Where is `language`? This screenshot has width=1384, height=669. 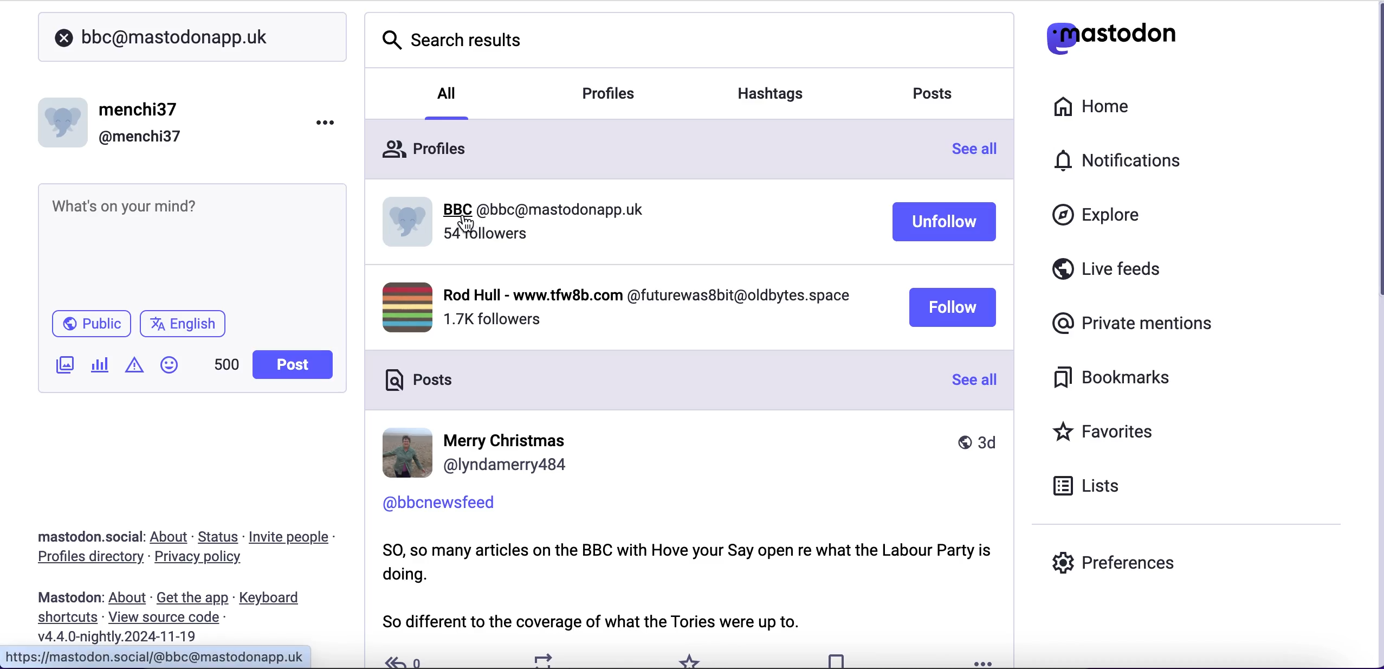 language is located at coordinates (187, 328).